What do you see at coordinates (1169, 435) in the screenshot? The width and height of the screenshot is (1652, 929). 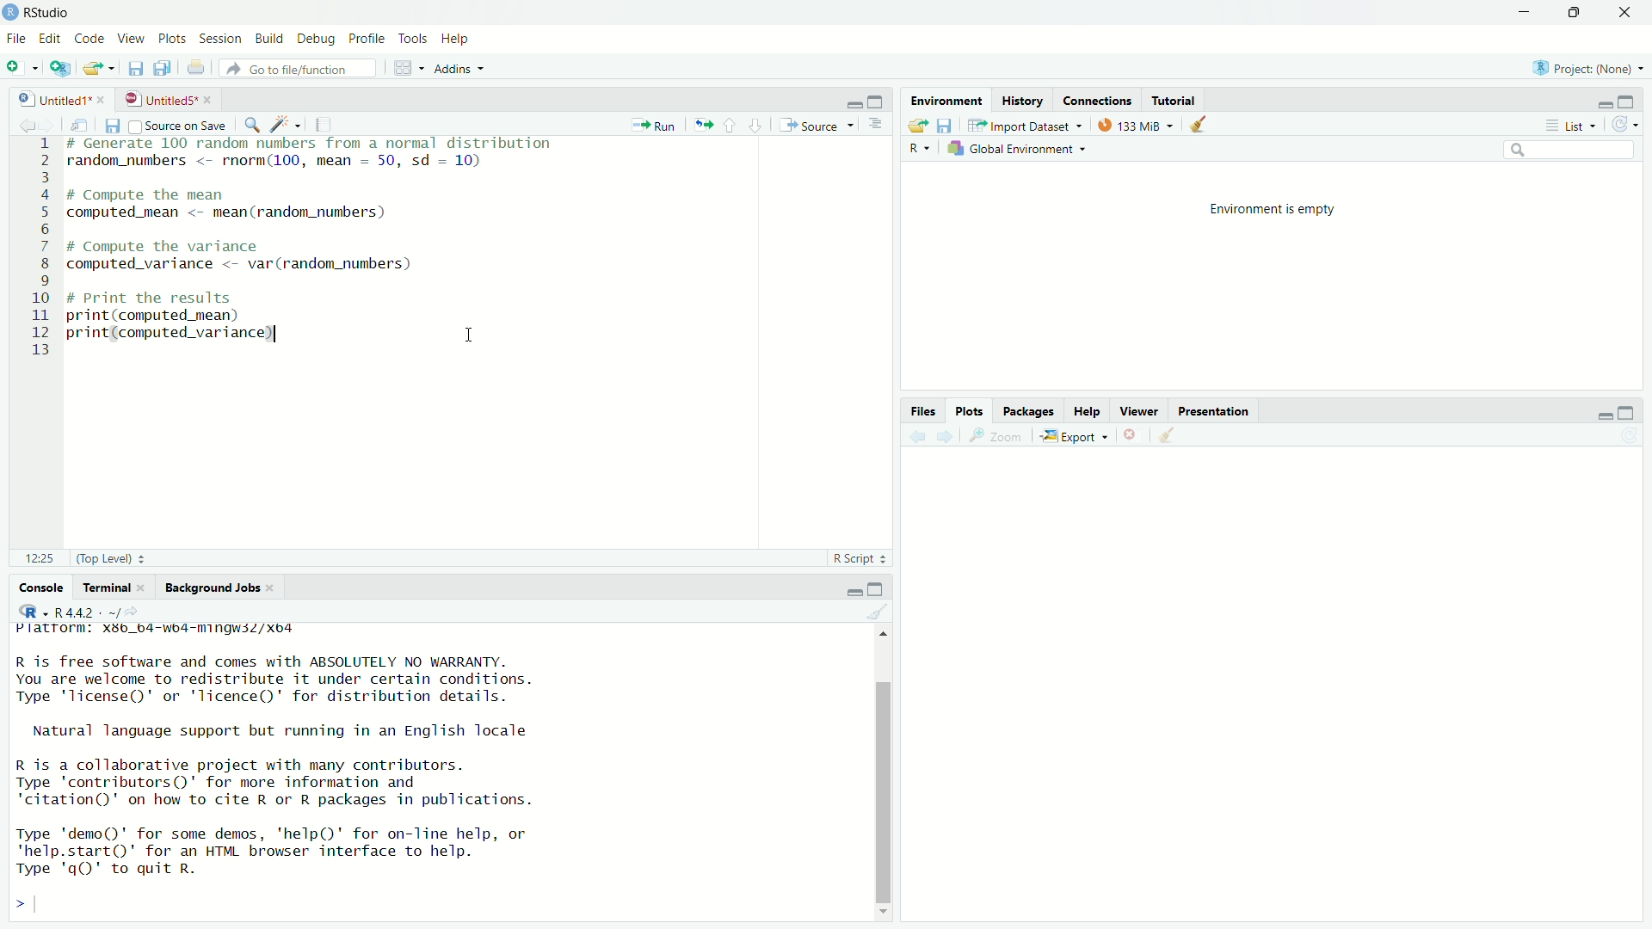 I see `clear all plots` at bounding box center [1169, 435].